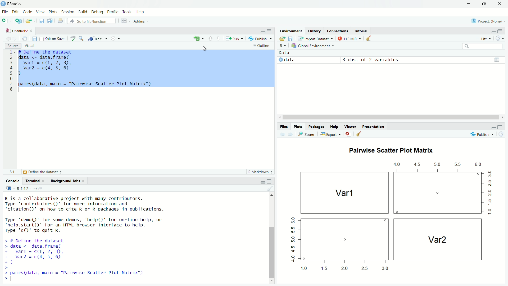 This screenshot has height=286, width=508. I want to click on View the current working directory, so click(41, 187).